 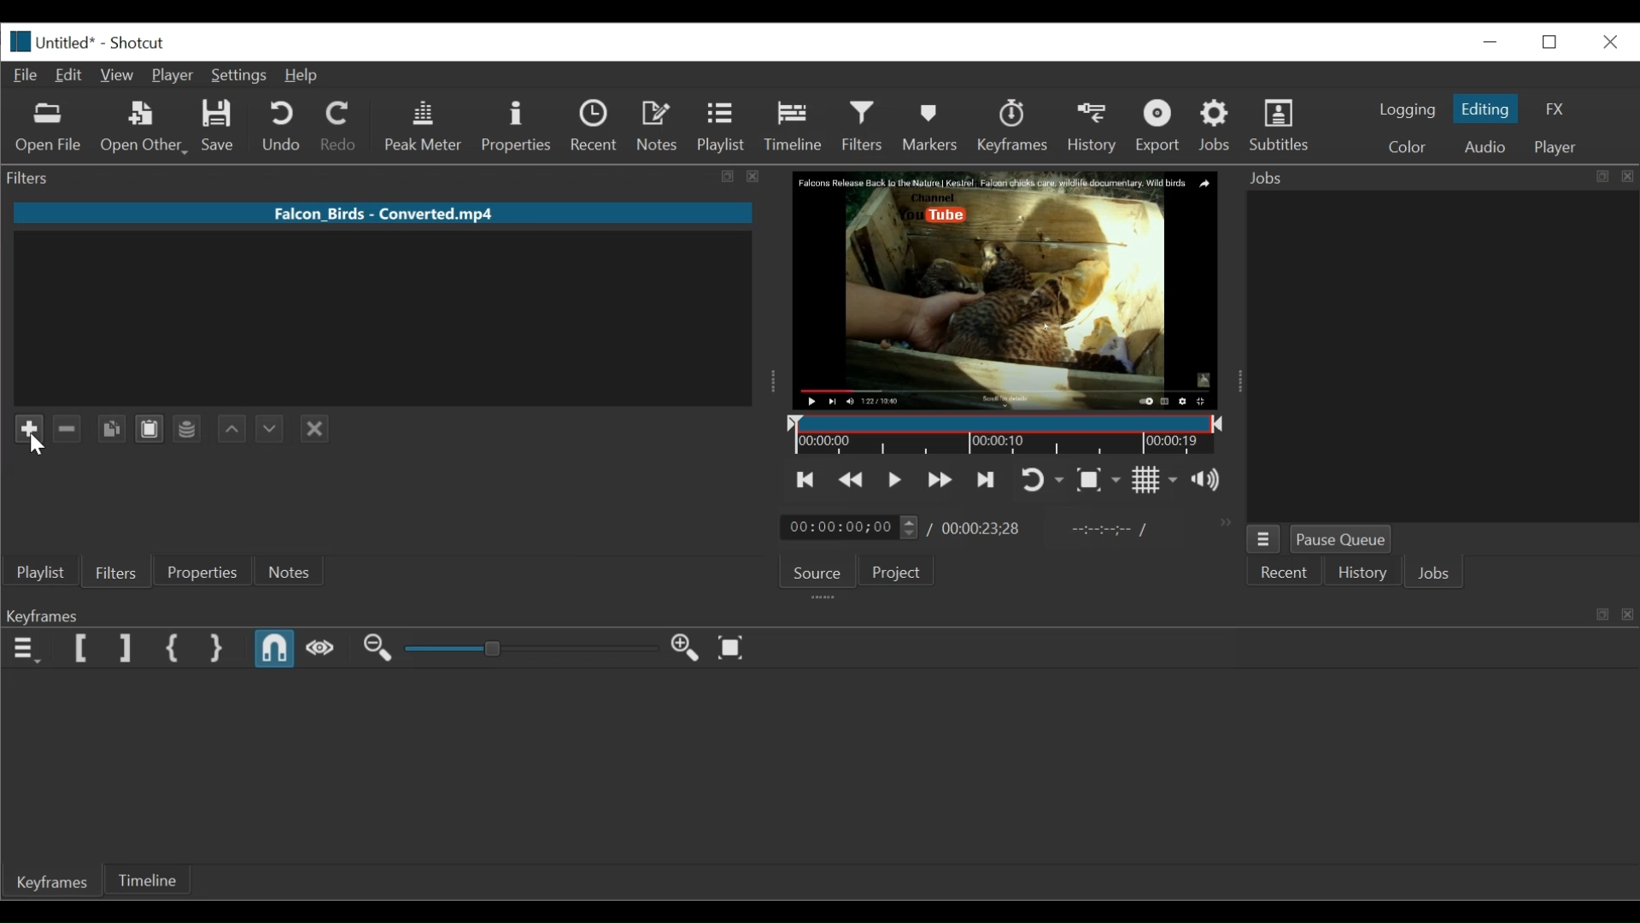 I want to click on View, so click(x=116, y=76).